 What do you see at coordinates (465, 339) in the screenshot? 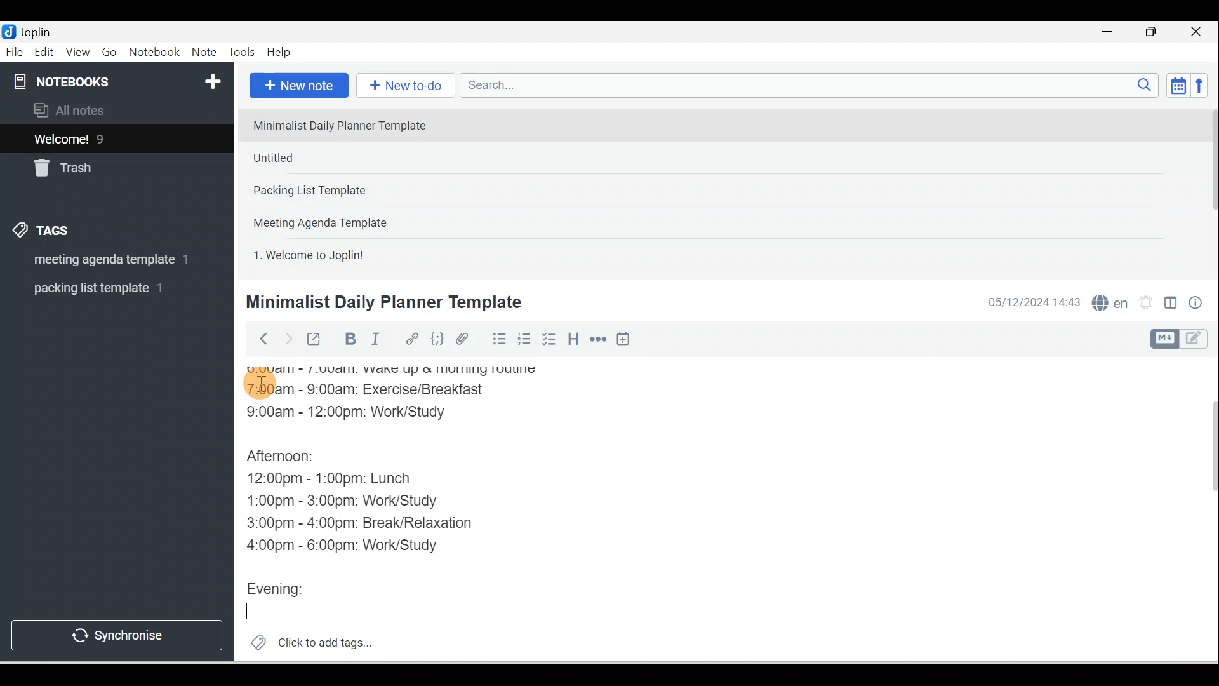
I see `Attach file` at bounding box center [465, 339].